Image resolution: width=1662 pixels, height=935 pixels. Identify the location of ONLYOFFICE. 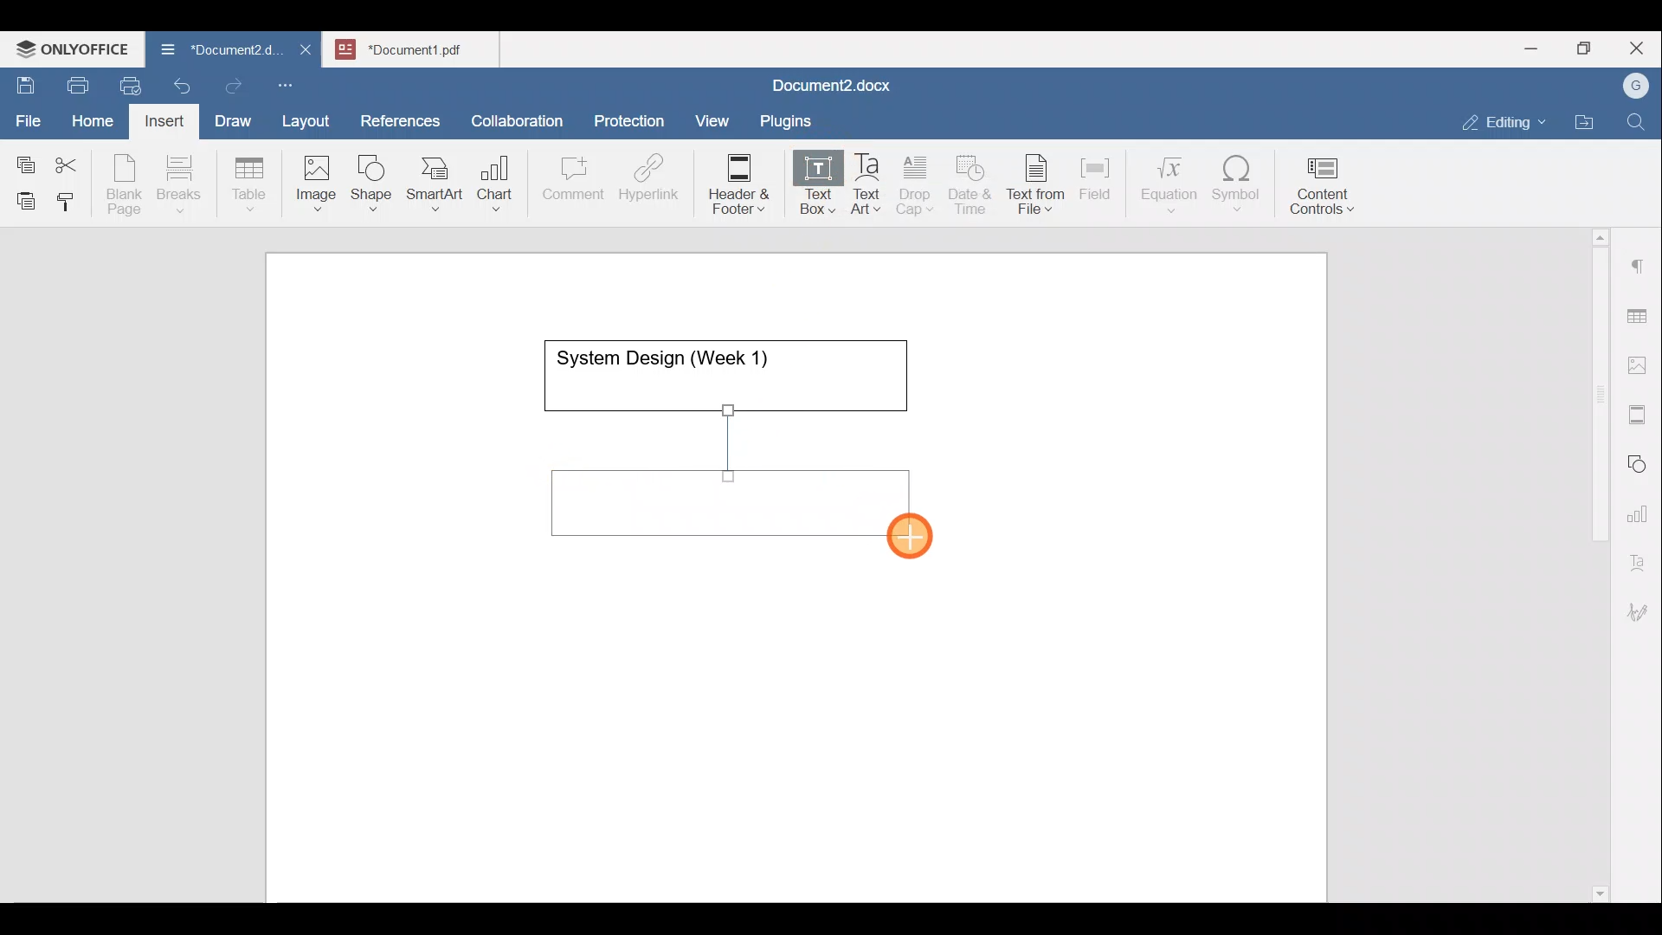
(74, 48).